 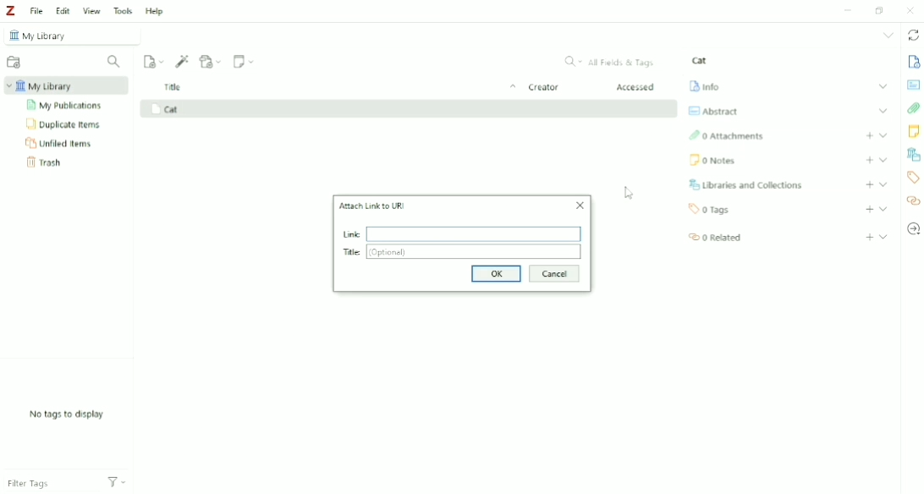 What do you see at coordinates (74, 35) in the screenshot?
I see `My Library` at bounding box center [74, 35].